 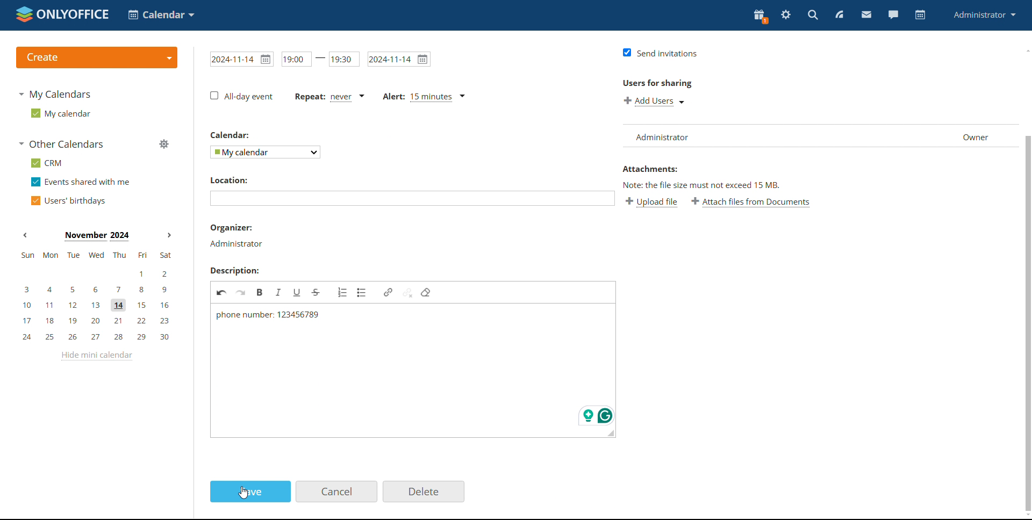 I want to click on calendar, so click(x=920, y=15).